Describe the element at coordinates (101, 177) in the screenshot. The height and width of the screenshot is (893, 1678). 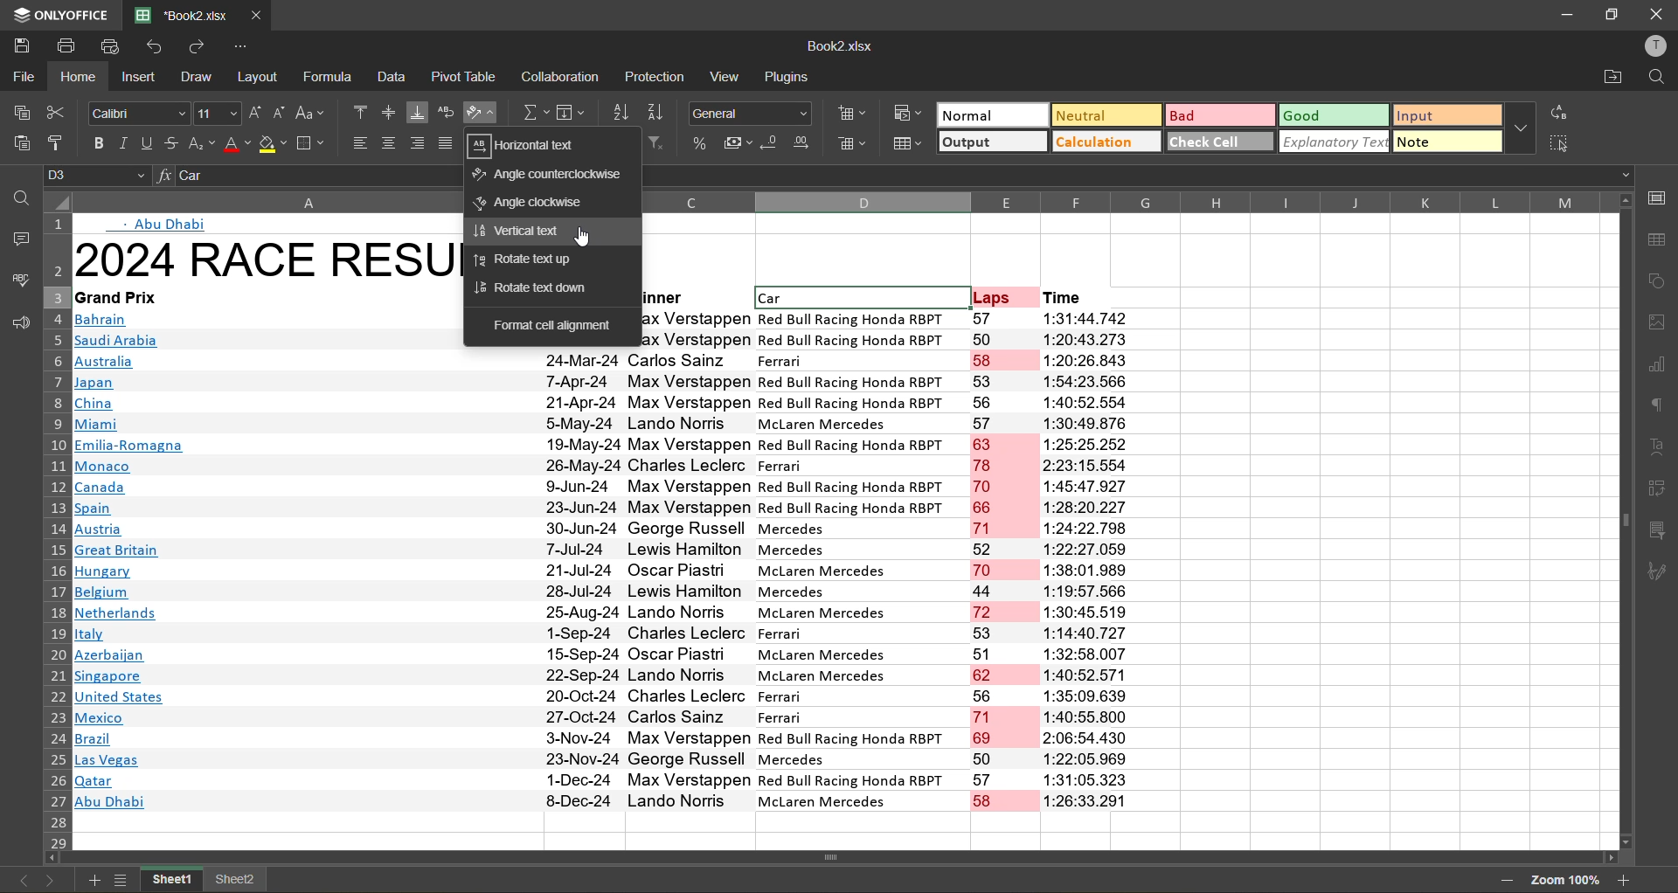
I see `cell address` at that location.